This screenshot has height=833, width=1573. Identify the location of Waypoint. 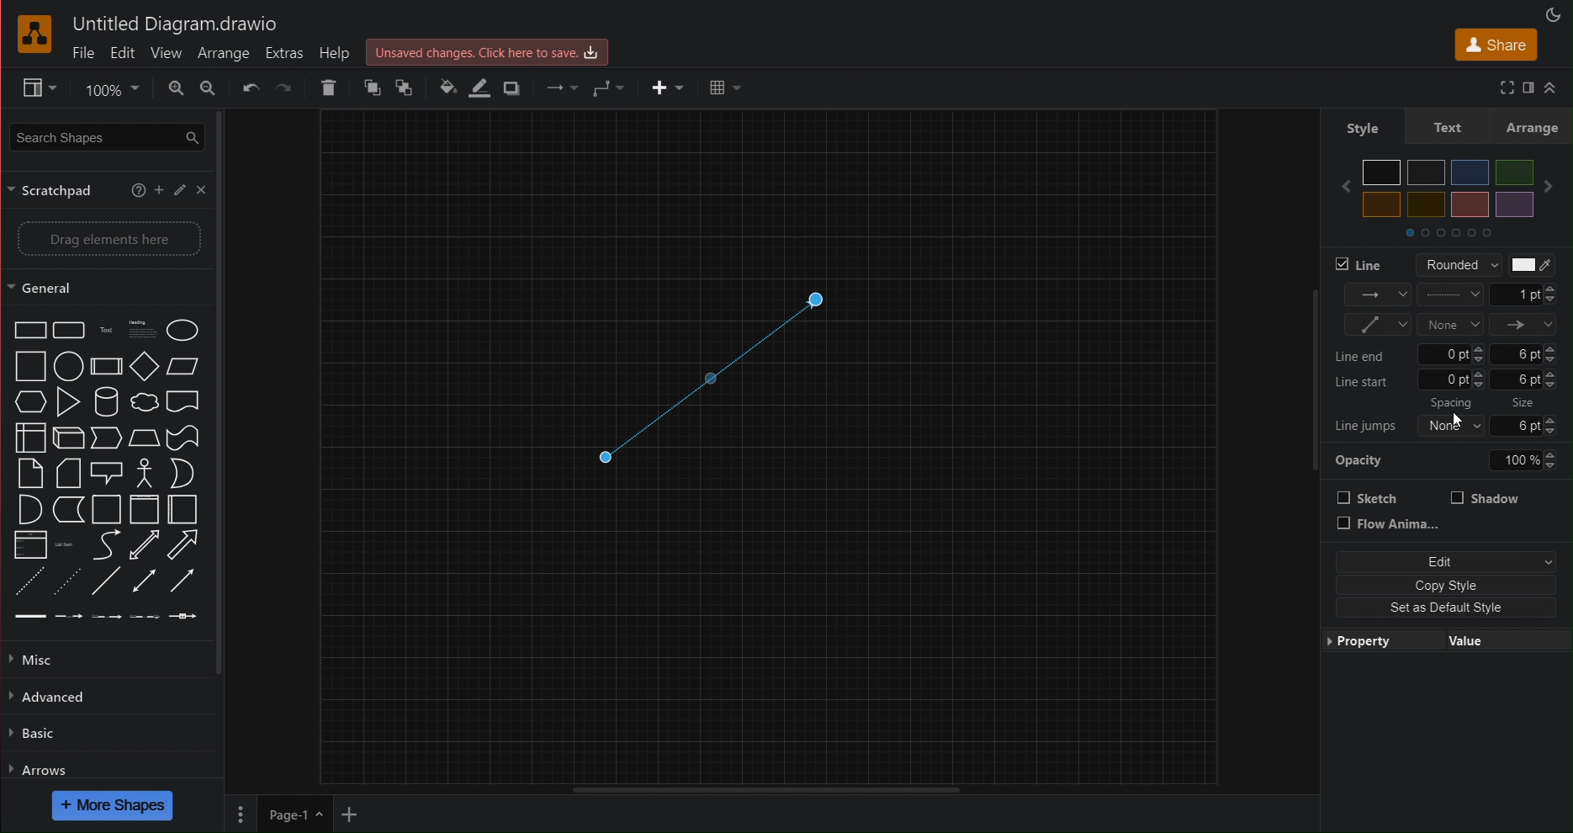
(560, 88).